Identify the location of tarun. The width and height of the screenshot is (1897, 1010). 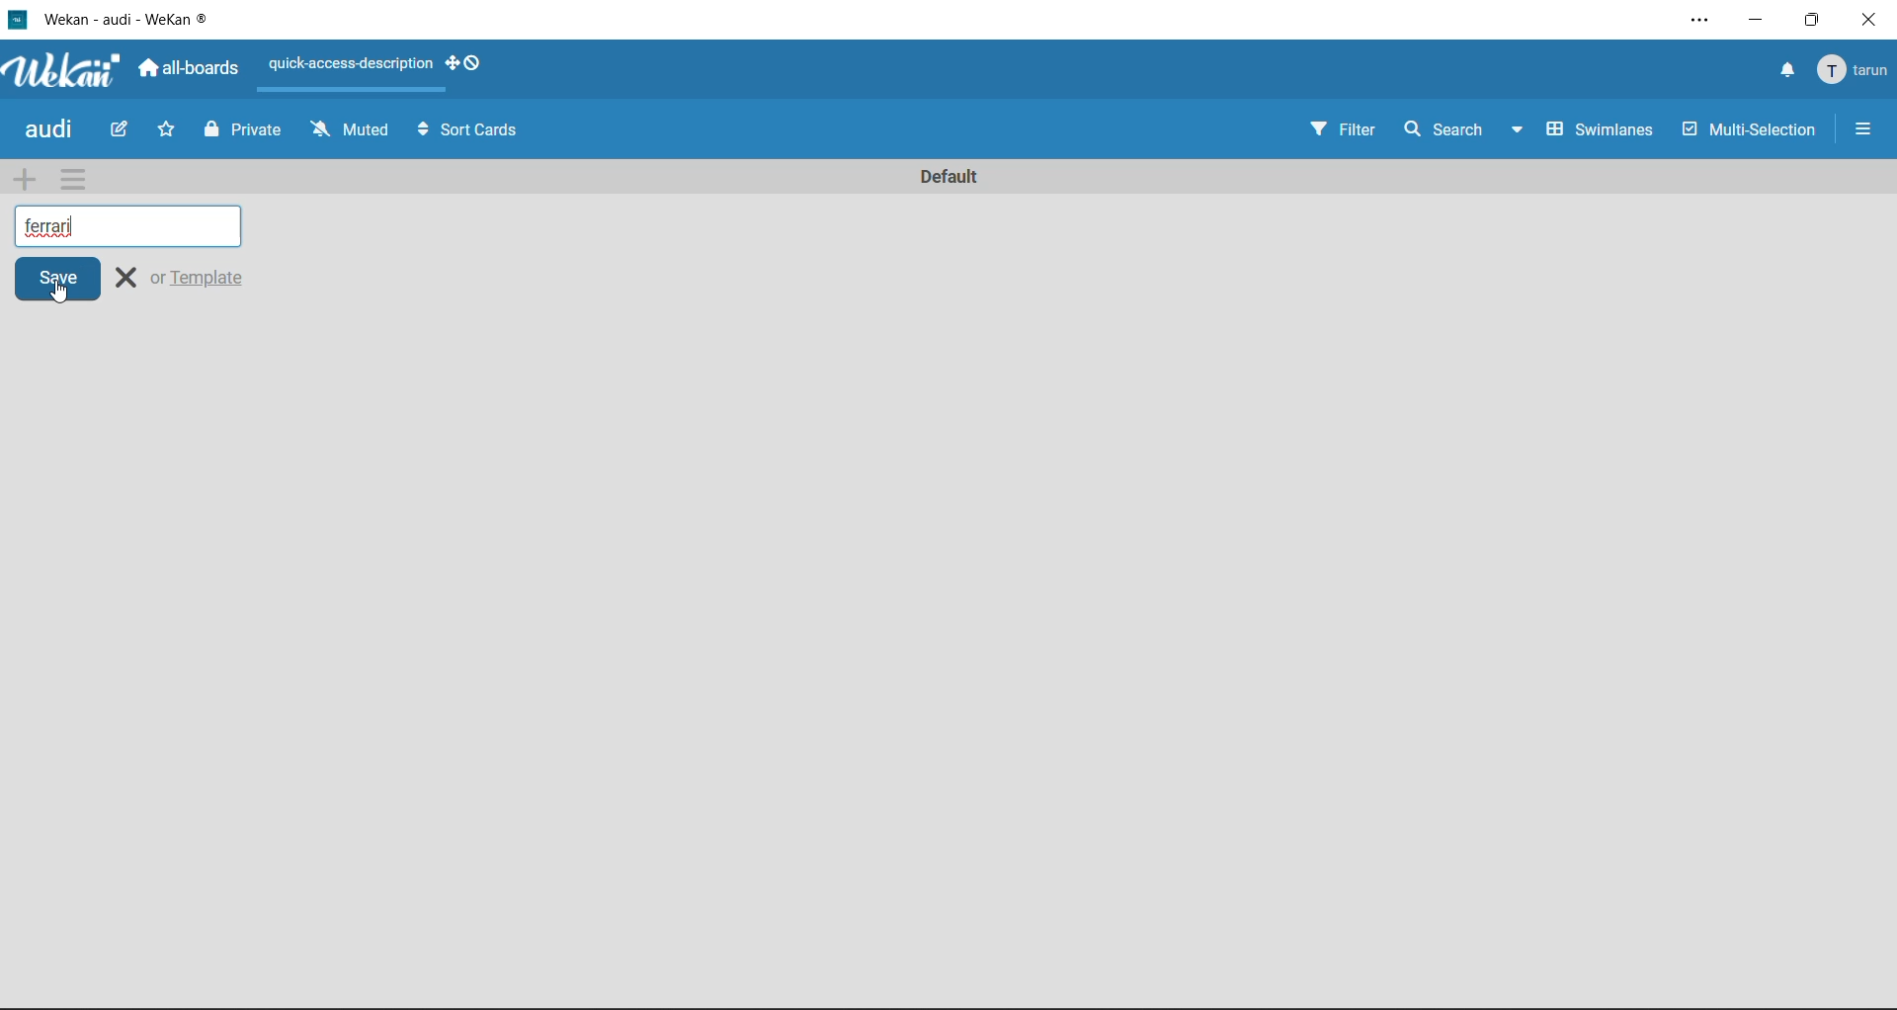
(1856, 73).